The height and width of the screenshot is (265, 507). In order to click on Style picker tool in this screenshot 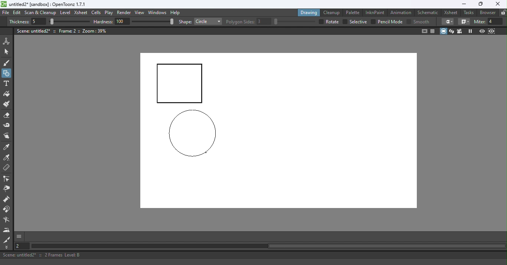, I will do `click(7, 147)`.